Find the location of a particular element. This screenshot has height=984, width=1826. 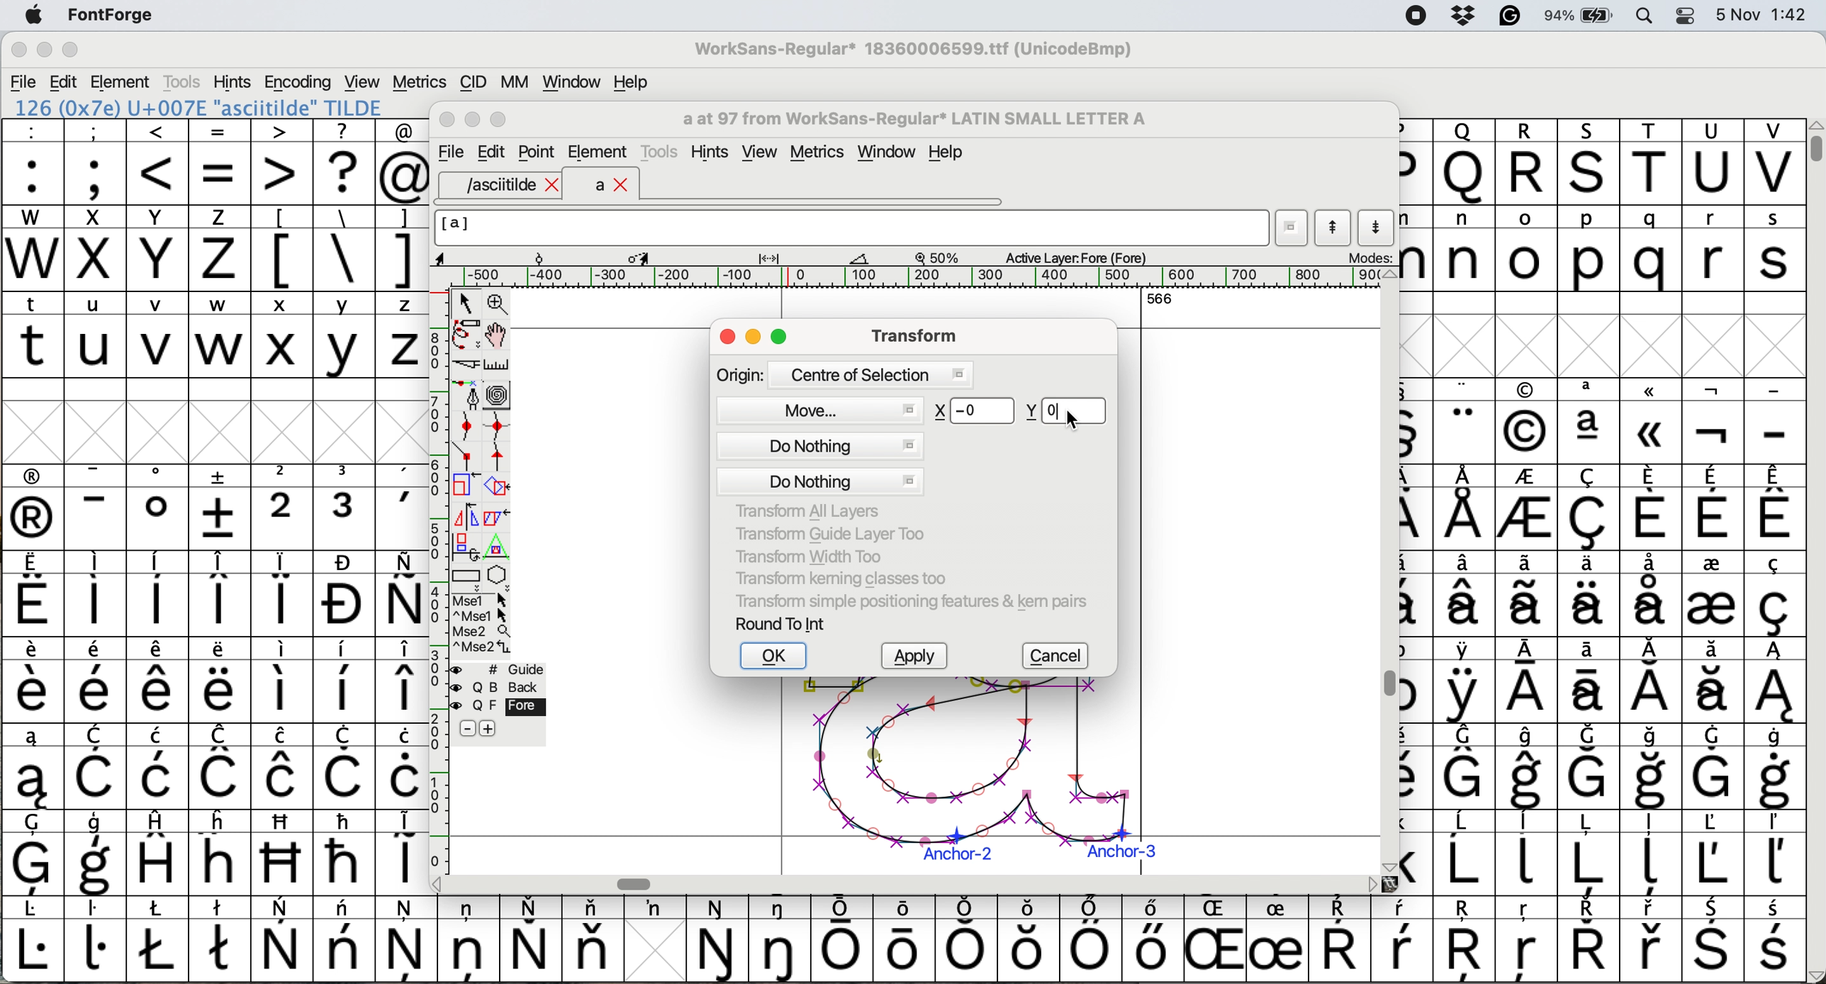

cut splines in two is located at coordinates (467, 366).